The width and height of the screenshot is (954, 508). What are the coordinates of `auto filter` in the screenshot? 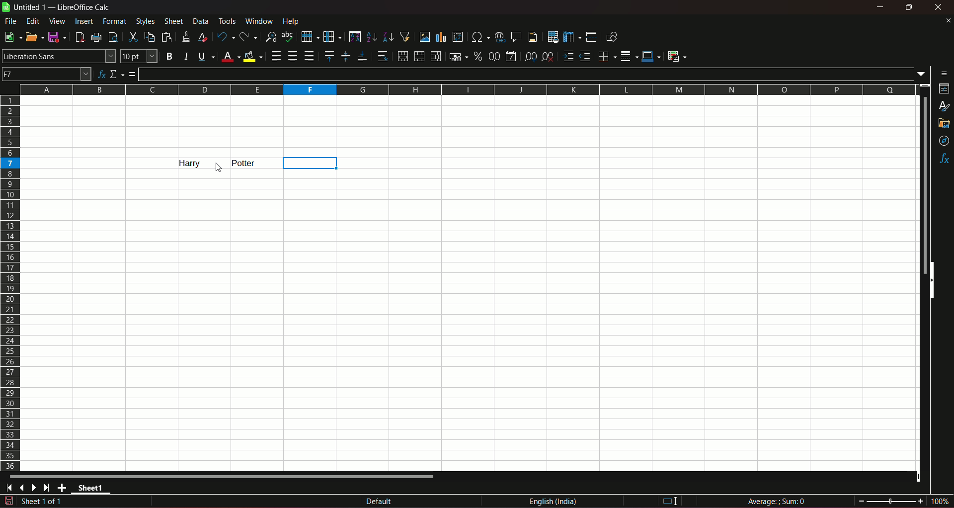 It's located at (405, 36).